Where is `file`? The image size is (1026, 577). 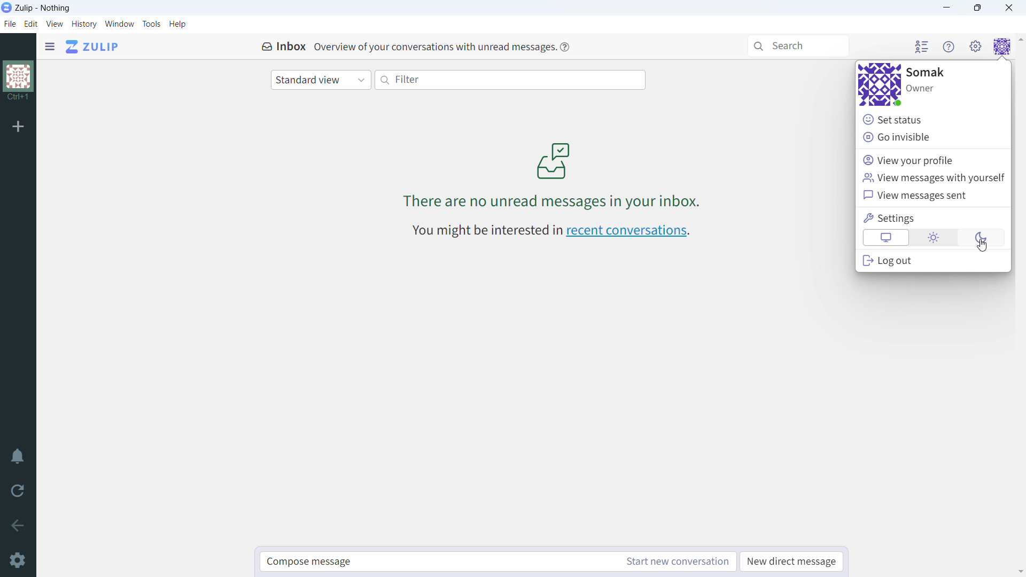 file is located at coordinates (10, 24).